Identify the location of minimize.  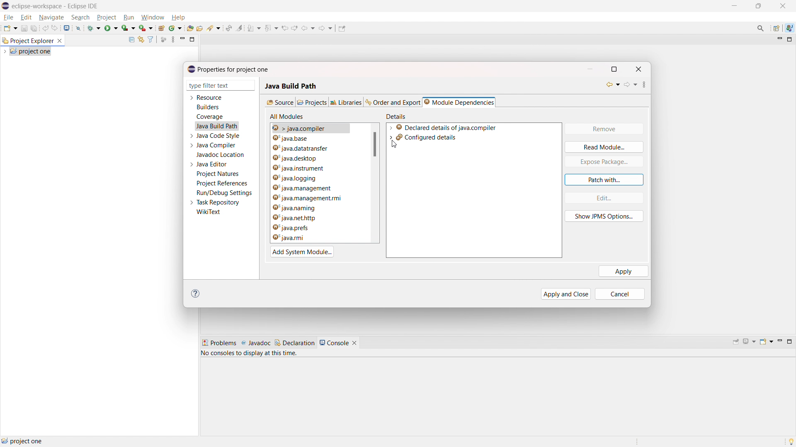
(779, 40).